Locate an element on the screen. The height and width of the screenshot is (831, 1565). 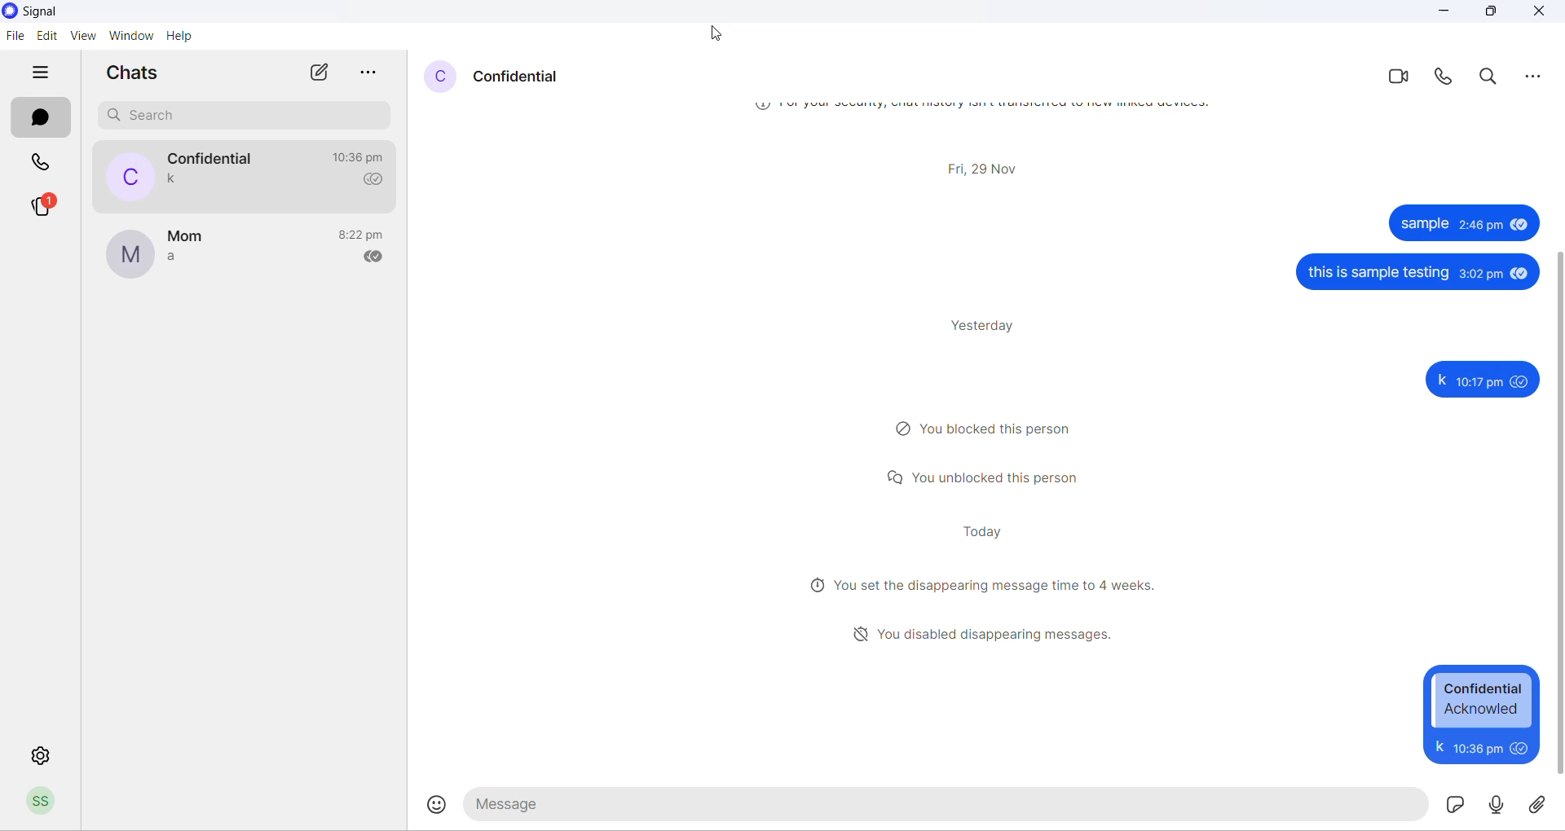
disappearing message notification is located at coordinates (985, 583).